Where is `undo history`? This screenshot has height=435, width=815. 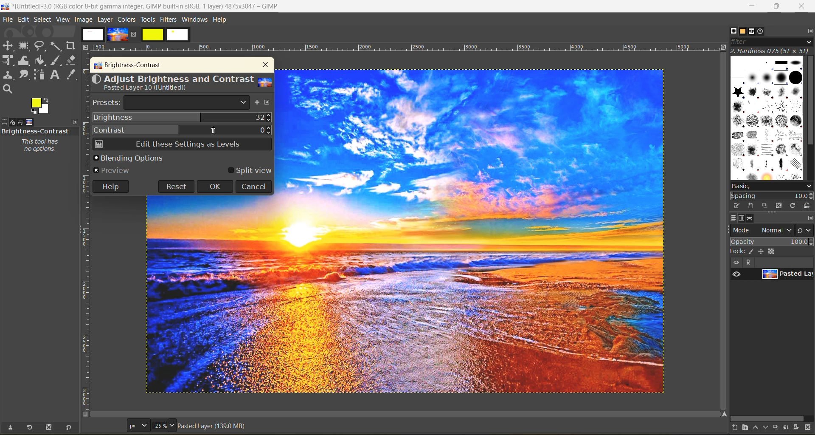
undo history is located at coordinates (20, 122).